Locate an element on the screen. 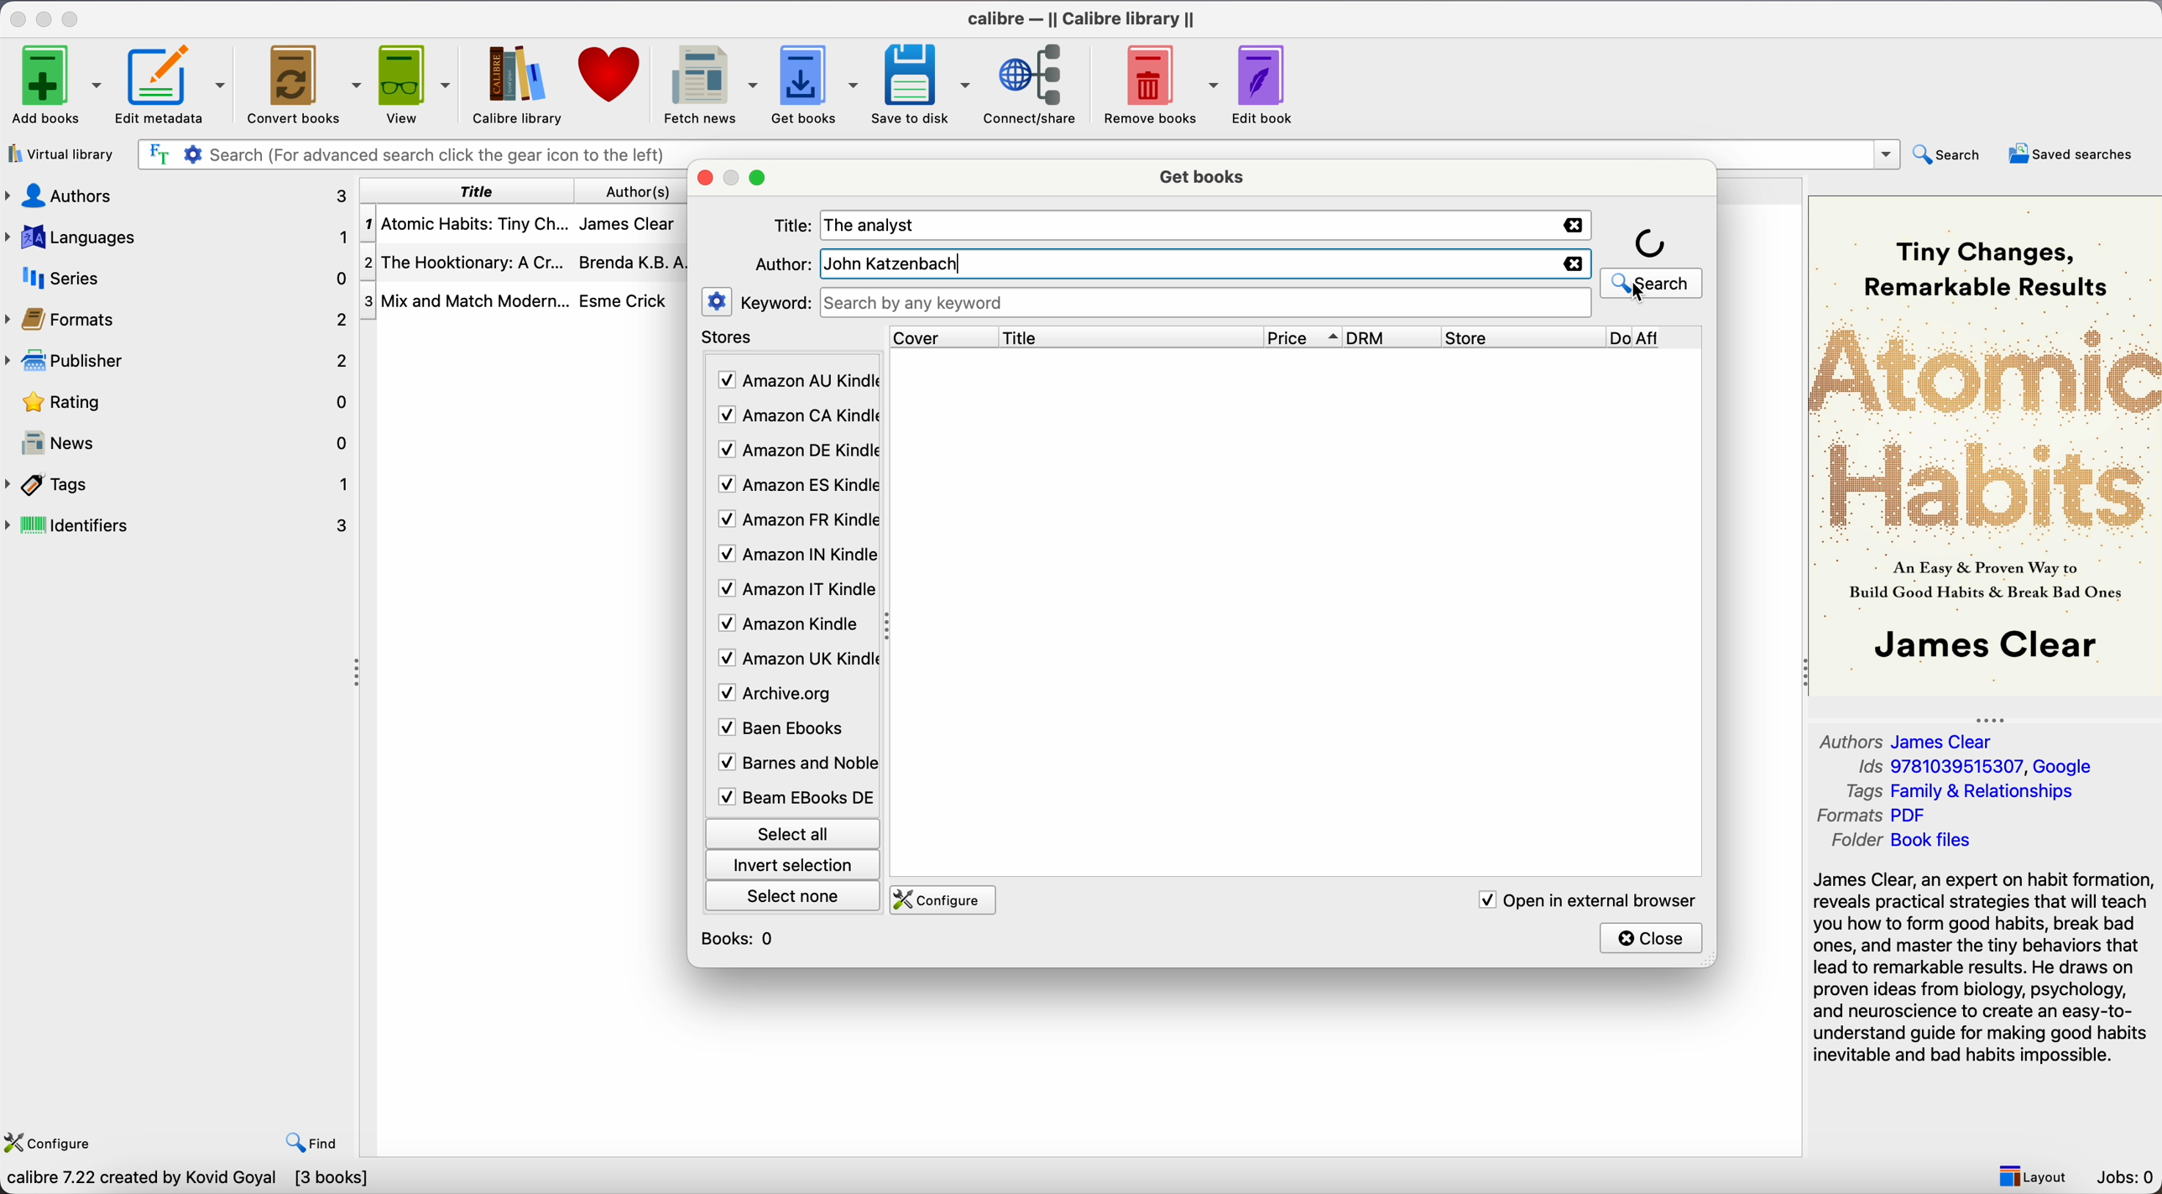  remove books is located at coordinates (1161, 84).